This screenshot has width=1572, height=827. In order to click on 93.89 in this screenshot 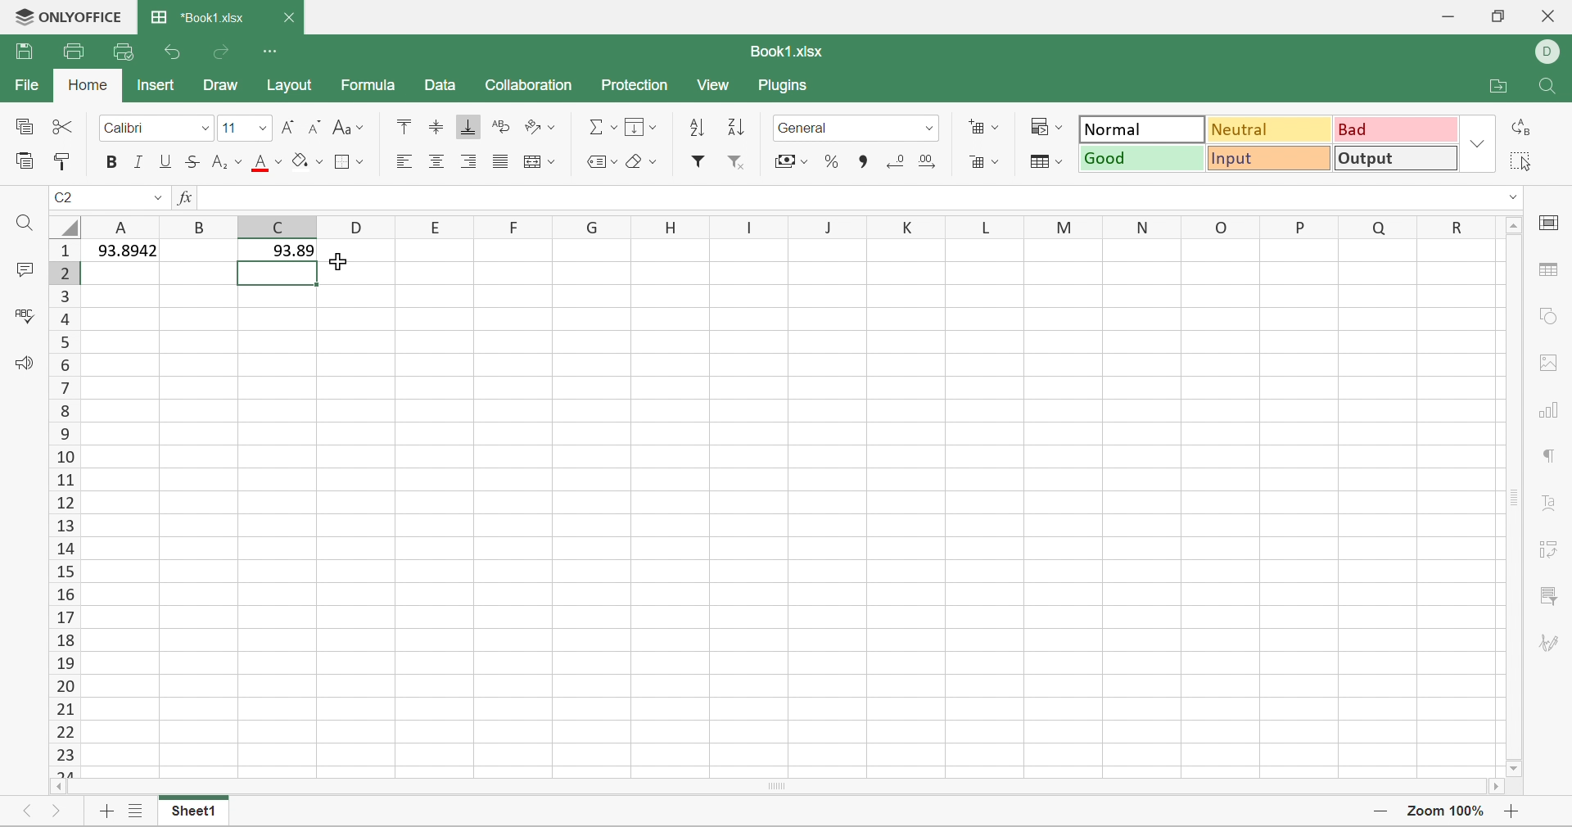, I will do `click(278, 253)`.